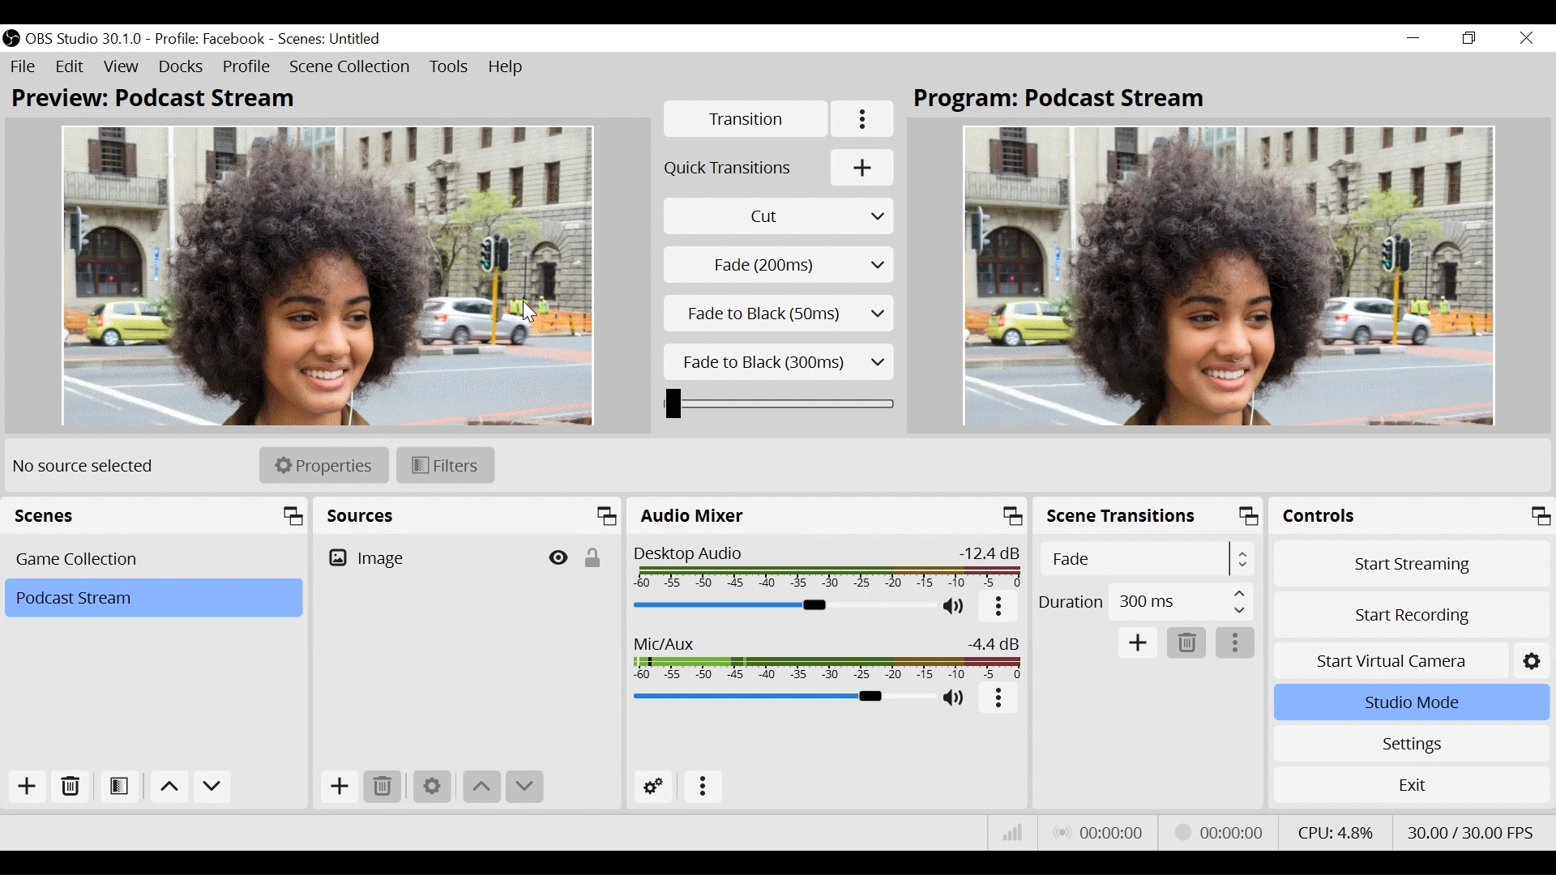 The width and height of the screenshot is (1556, 875). I want to click on Filters, so click(447, 466).